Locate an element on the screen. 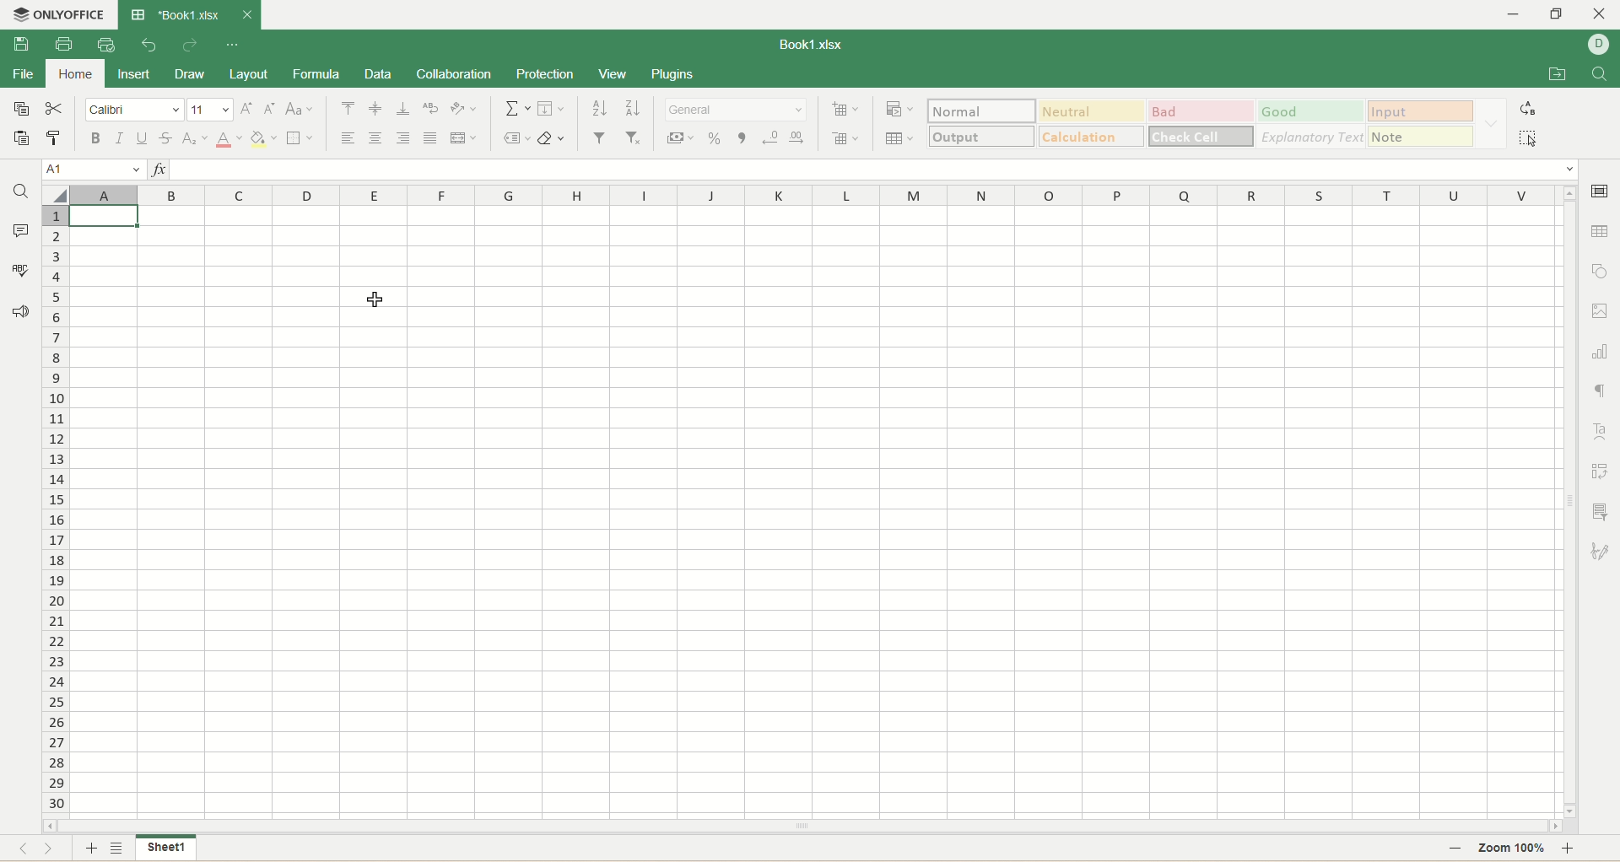  font size is located at coordinates (211, 110).